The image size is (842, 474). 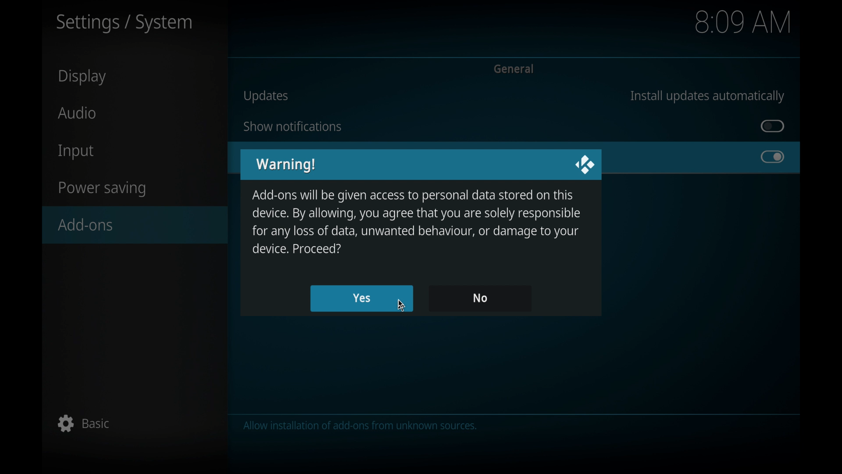 I want to click on display, so click(x=84, y=77).